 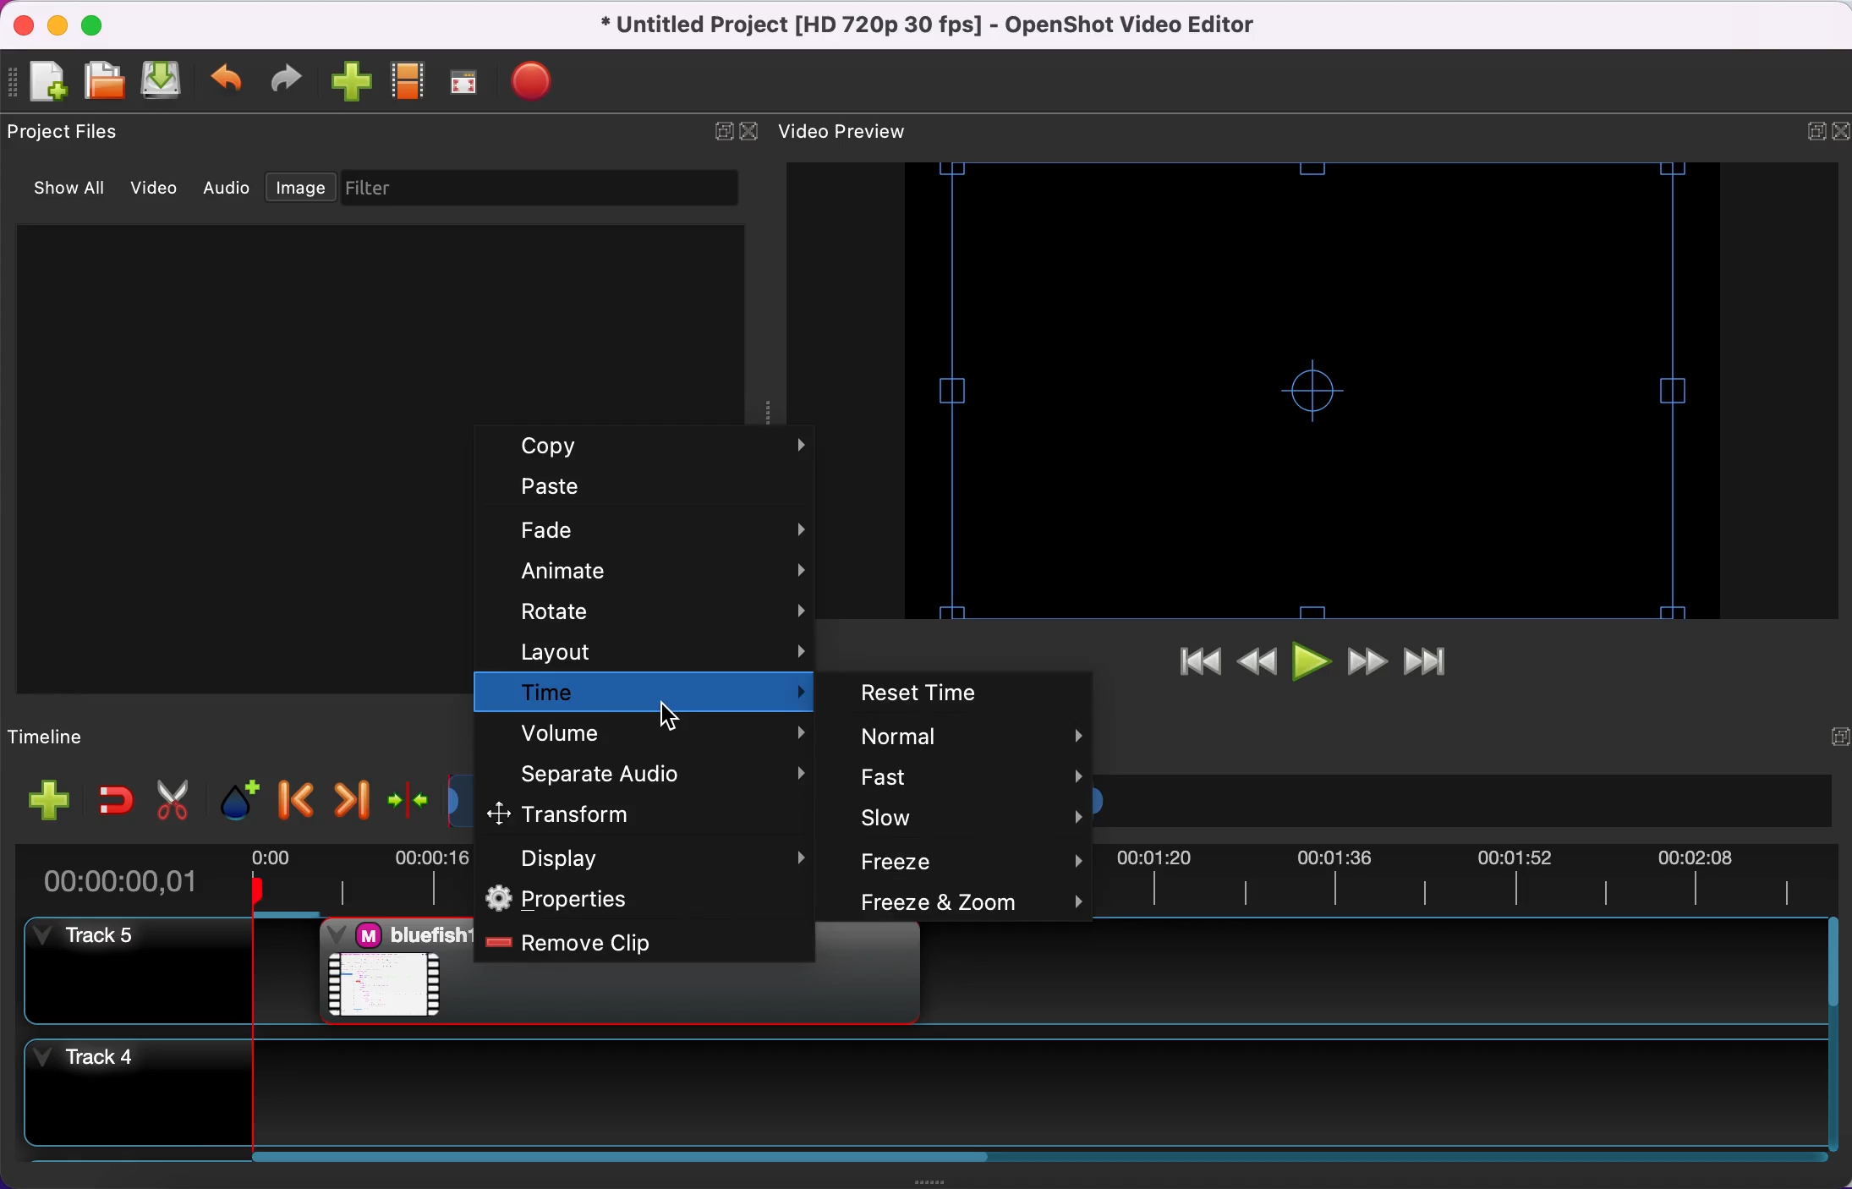 What do you see at coordinates (157, 190) in the screenshot?
I see `video` at bounding box center [157, 190].